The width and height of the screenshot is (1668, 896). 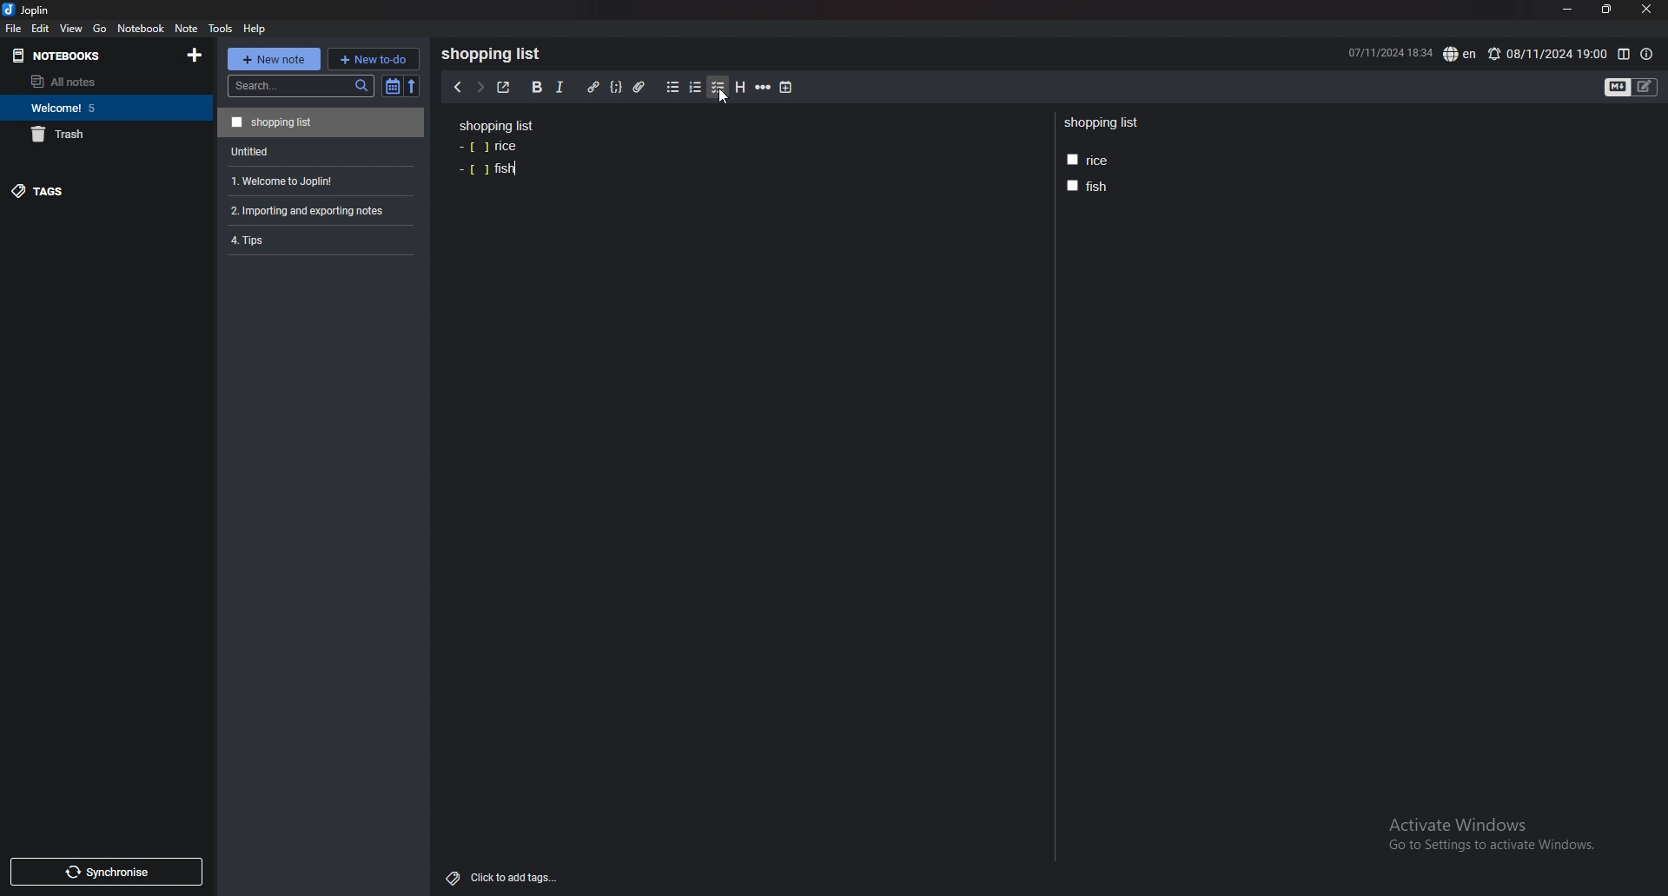 I want to click on Cursor, so click(x=721, y=97).